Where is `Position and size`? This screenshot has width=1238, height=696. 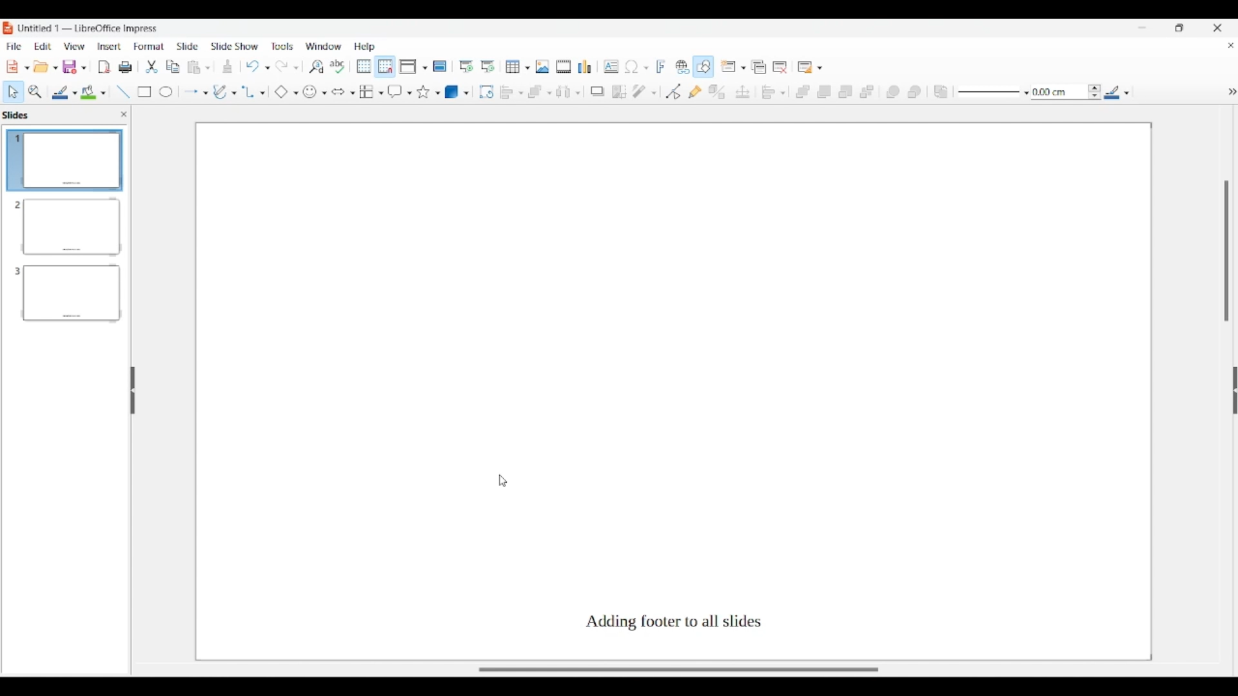 Position and size is located at coordinates (743, 92).